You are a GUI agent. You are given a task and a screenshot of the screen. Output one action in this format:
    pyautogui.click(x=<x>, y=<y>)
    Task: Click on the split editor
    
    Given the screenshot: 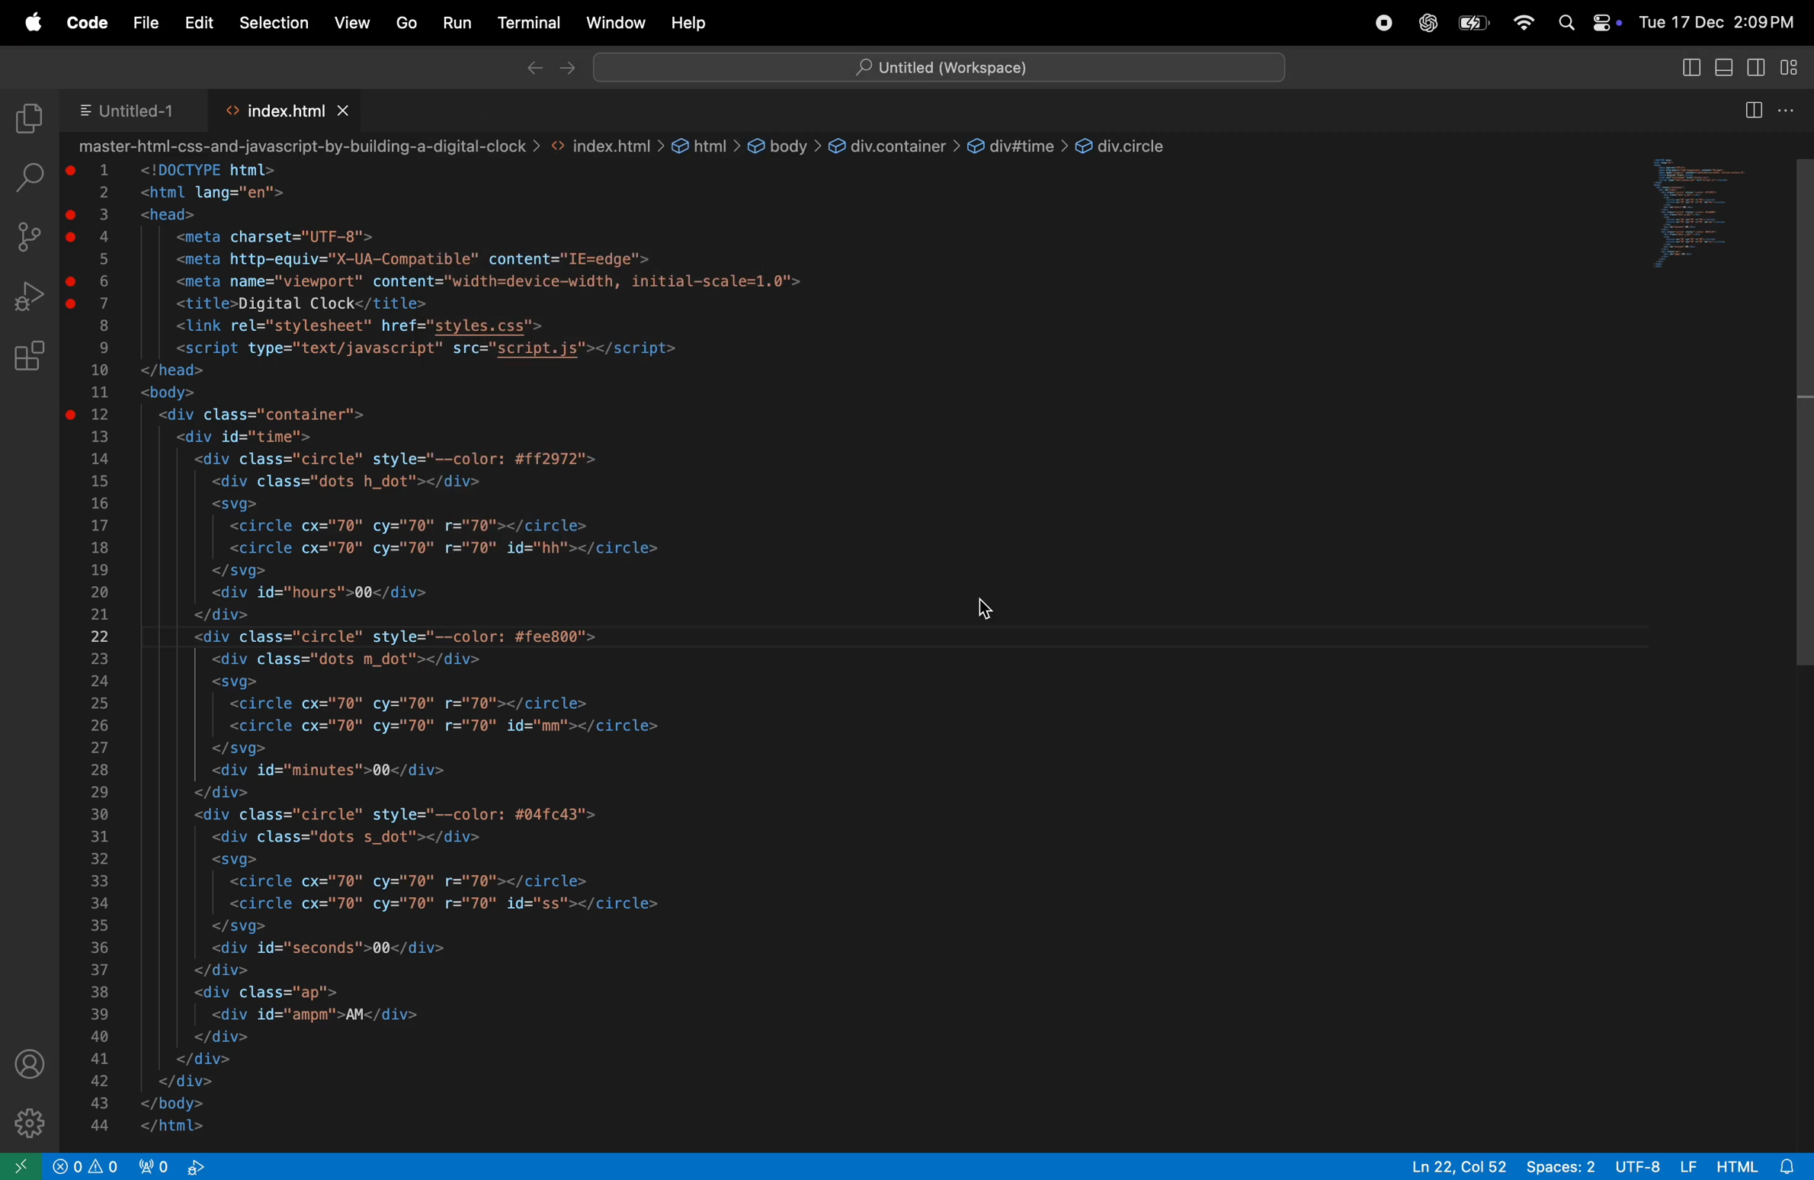 What is the action you would take?
    pyautogui.click(x=1753, y=107)
    